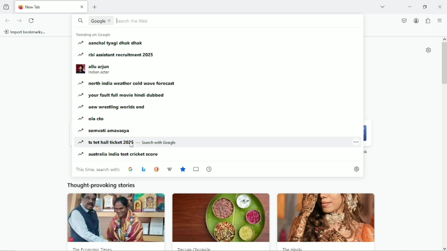  What do you see at coordinates (6, 7) in the screenshot?
I see `view recent browsing` at bounding box center [6, 7].